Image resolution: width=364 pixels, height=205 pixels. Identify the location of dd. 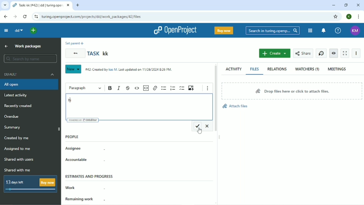
(19, 30).